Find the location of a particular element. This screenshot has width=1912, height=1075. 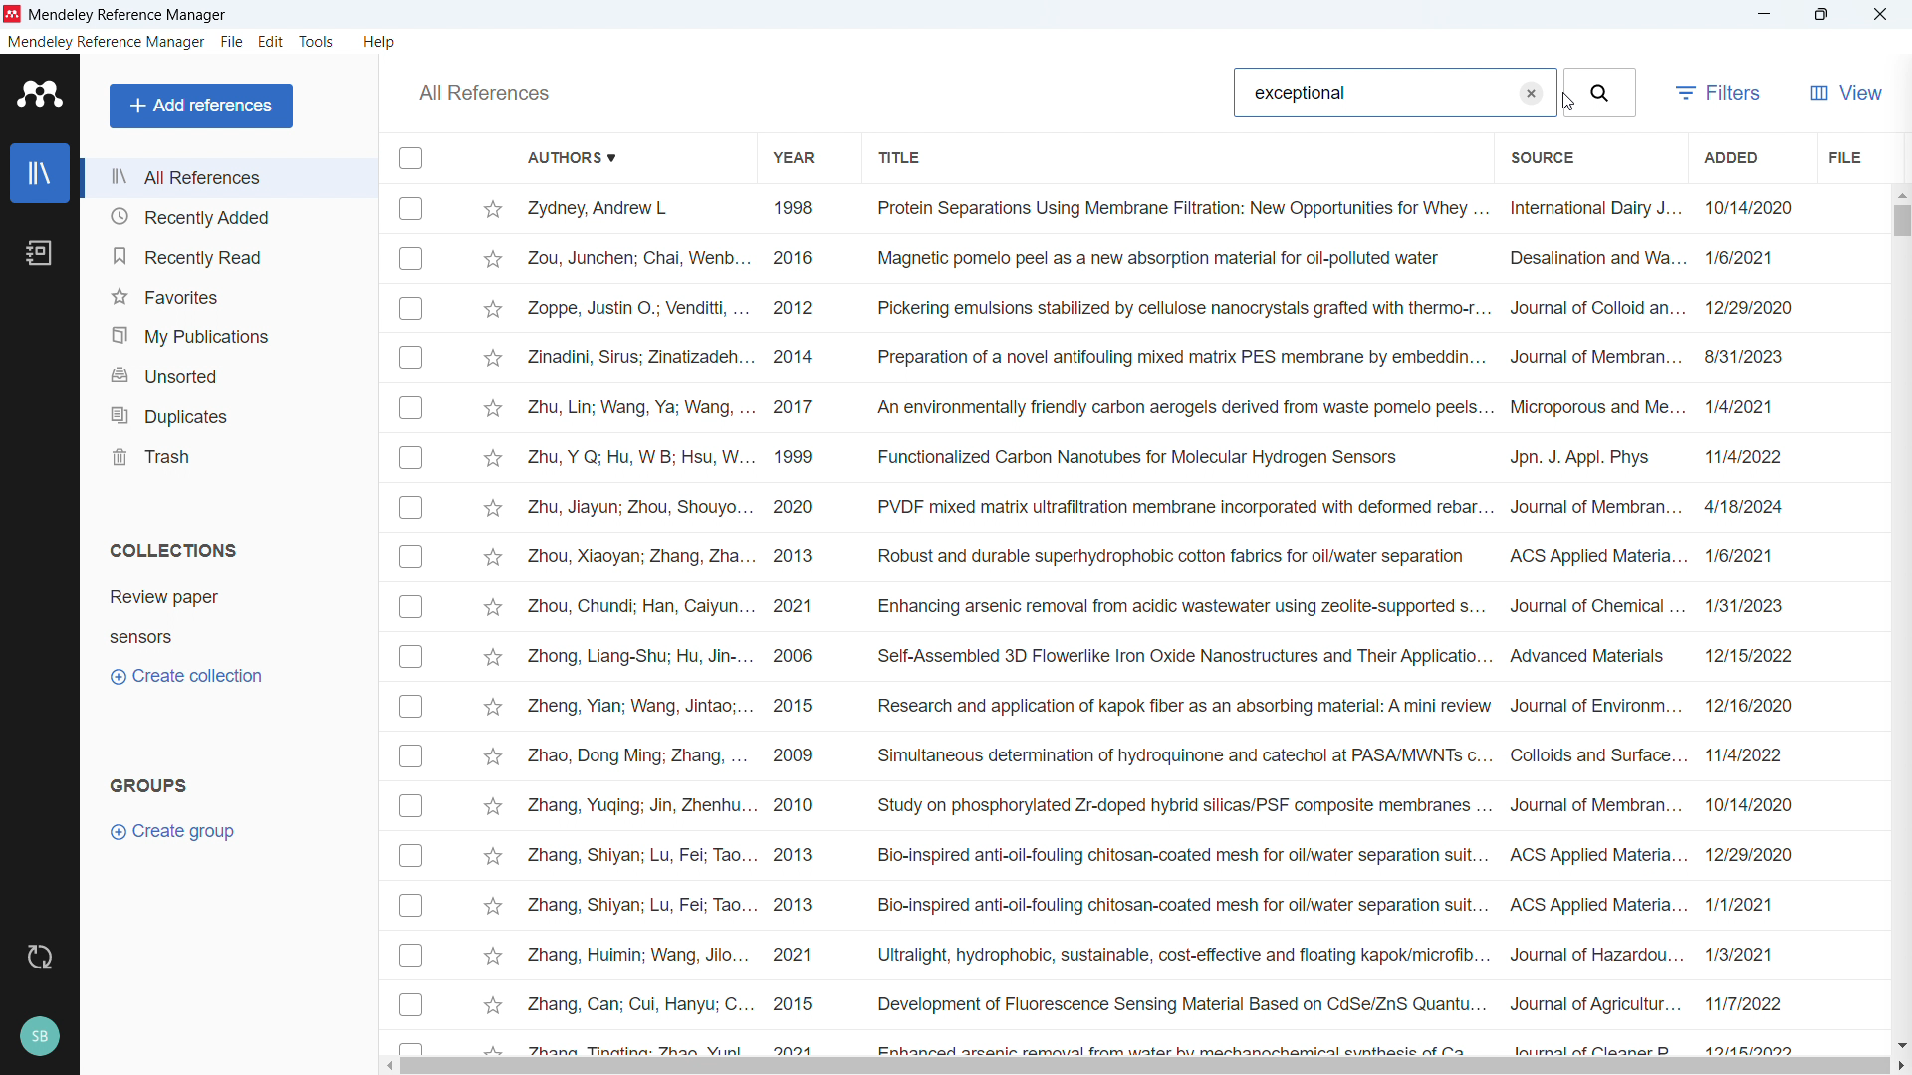

Select all  is located at coordinates (412, 157).